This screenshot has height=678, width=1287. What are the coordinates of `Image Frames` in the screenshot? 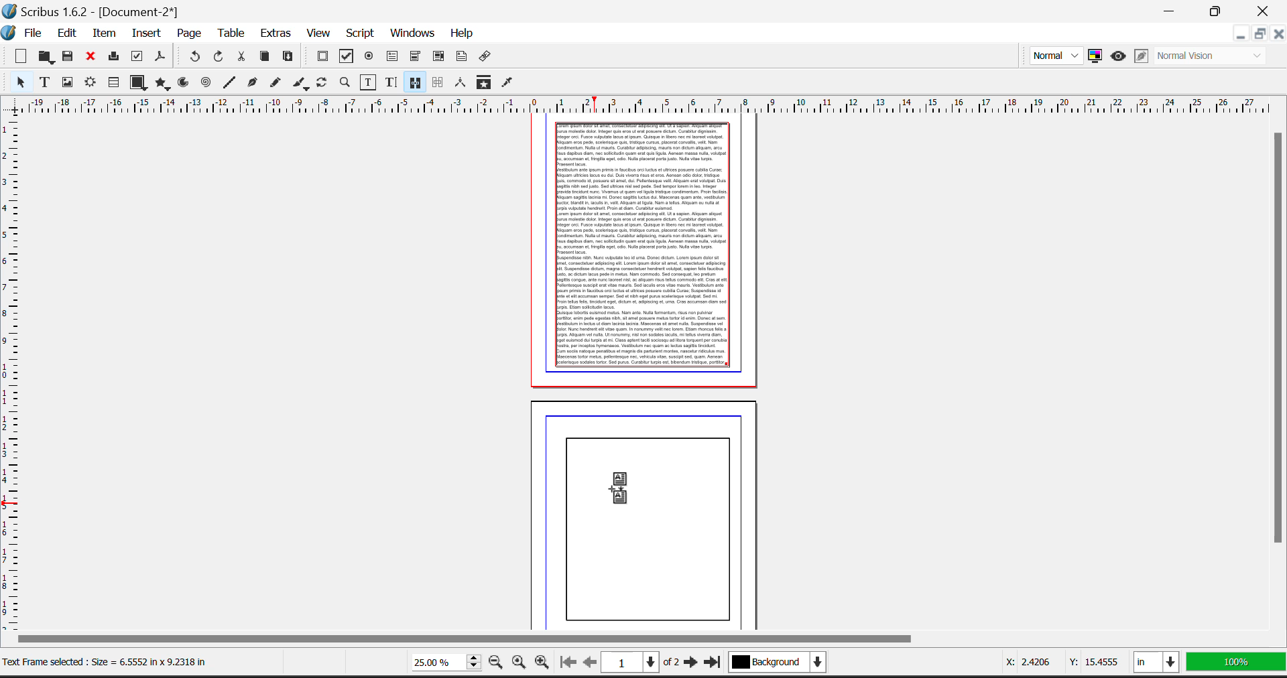 It's located at (67, 82).